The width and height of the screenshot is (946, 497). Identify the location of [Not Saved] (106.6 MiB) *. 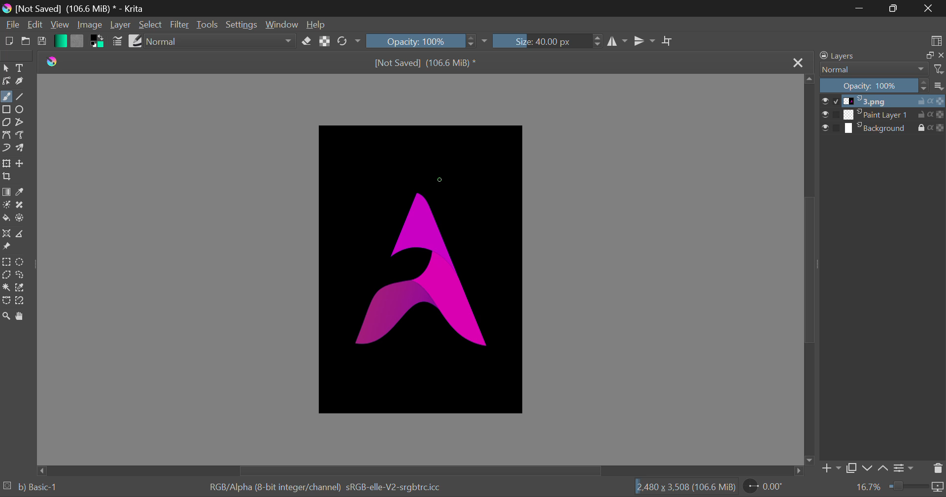
(421, 62).